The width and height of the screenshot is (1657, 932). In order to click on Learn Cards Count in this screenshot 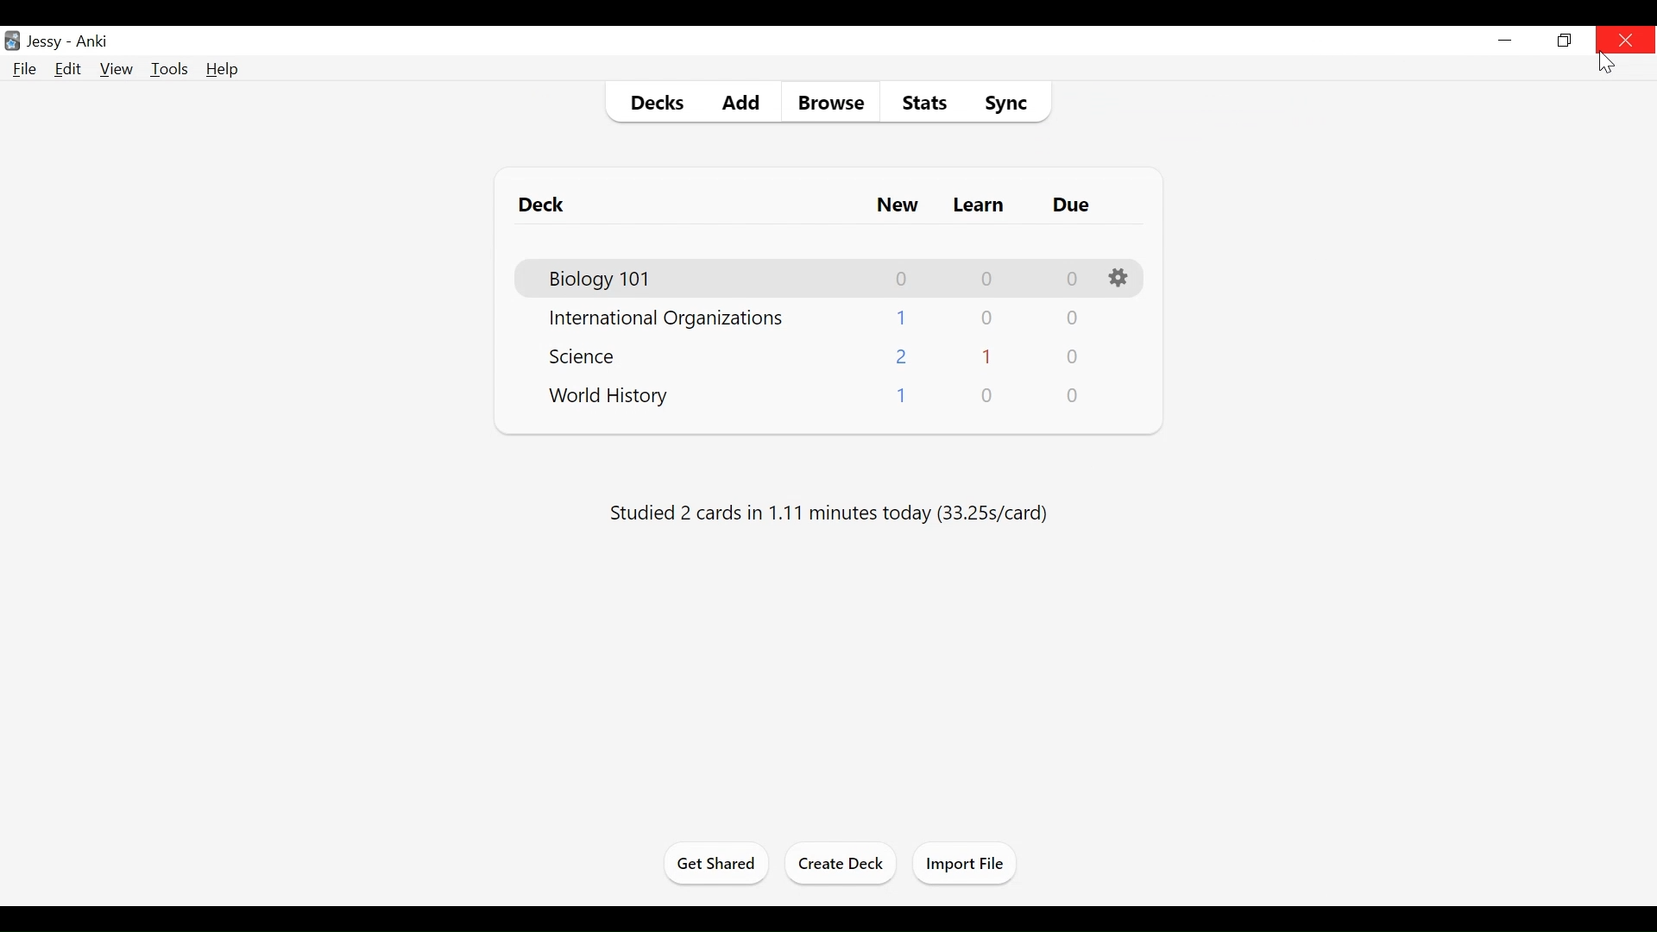, I will do `click(988, 357)`.